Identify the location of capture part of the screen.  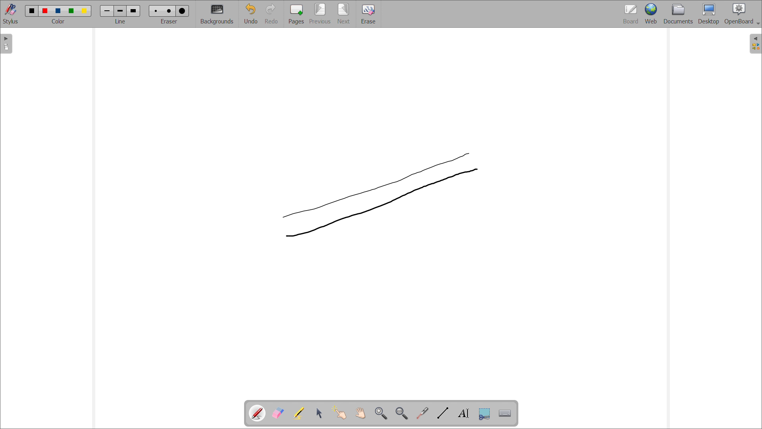
(485, 414).